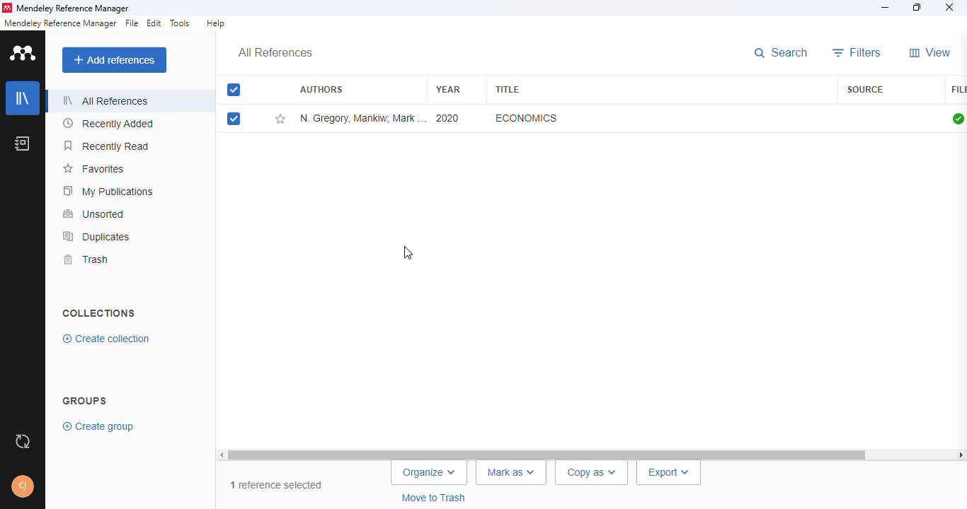 The height and width of the screenshot is (509, 967). I want to click on organize, so click(429, 472).